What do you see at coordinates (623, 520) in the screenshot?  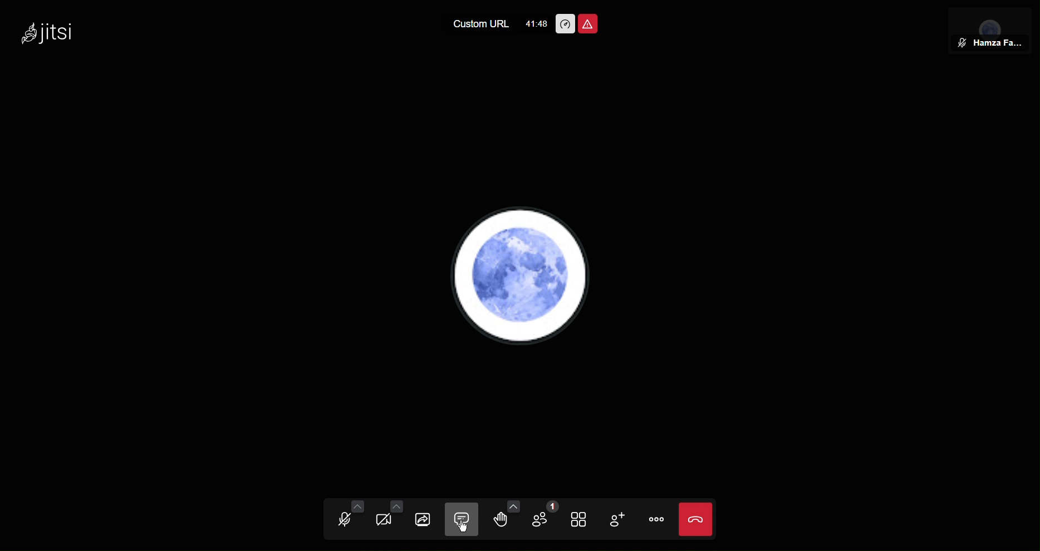 I see `Add Participant` at bounding box center [623, 520].